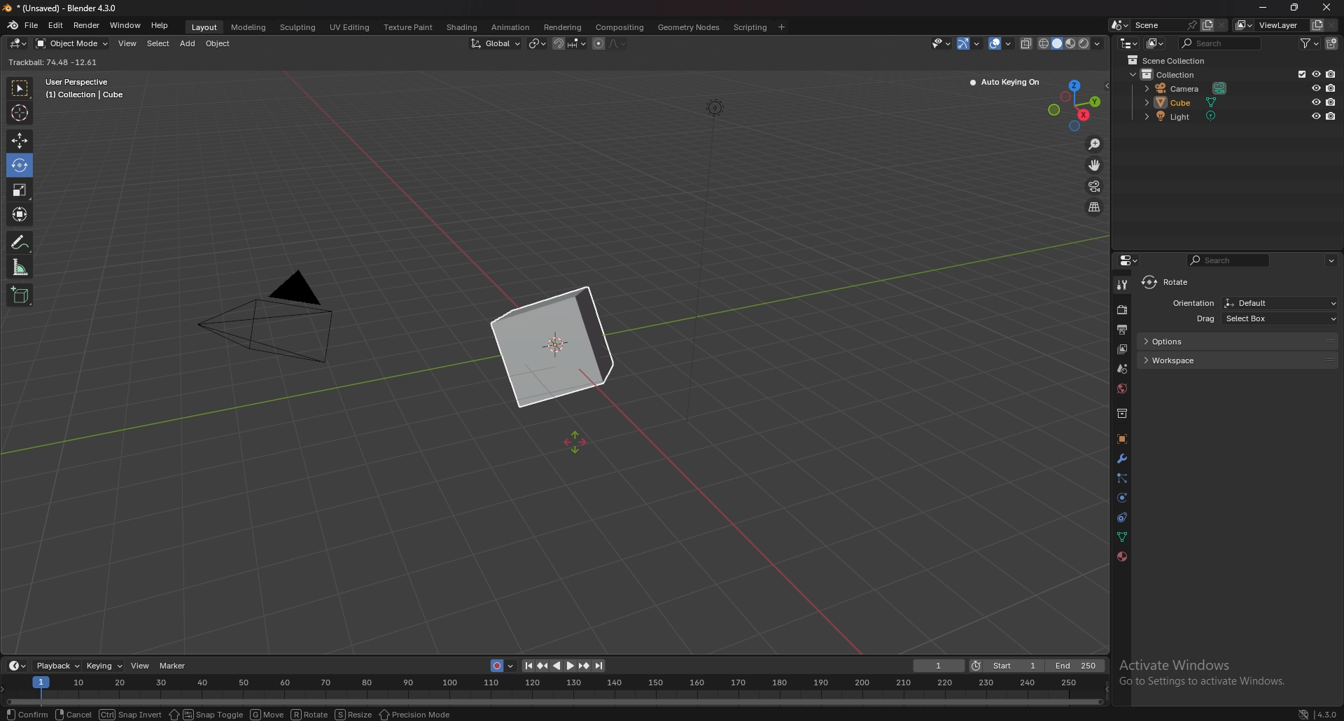  I want to click on texture paint, so click(410, 28).